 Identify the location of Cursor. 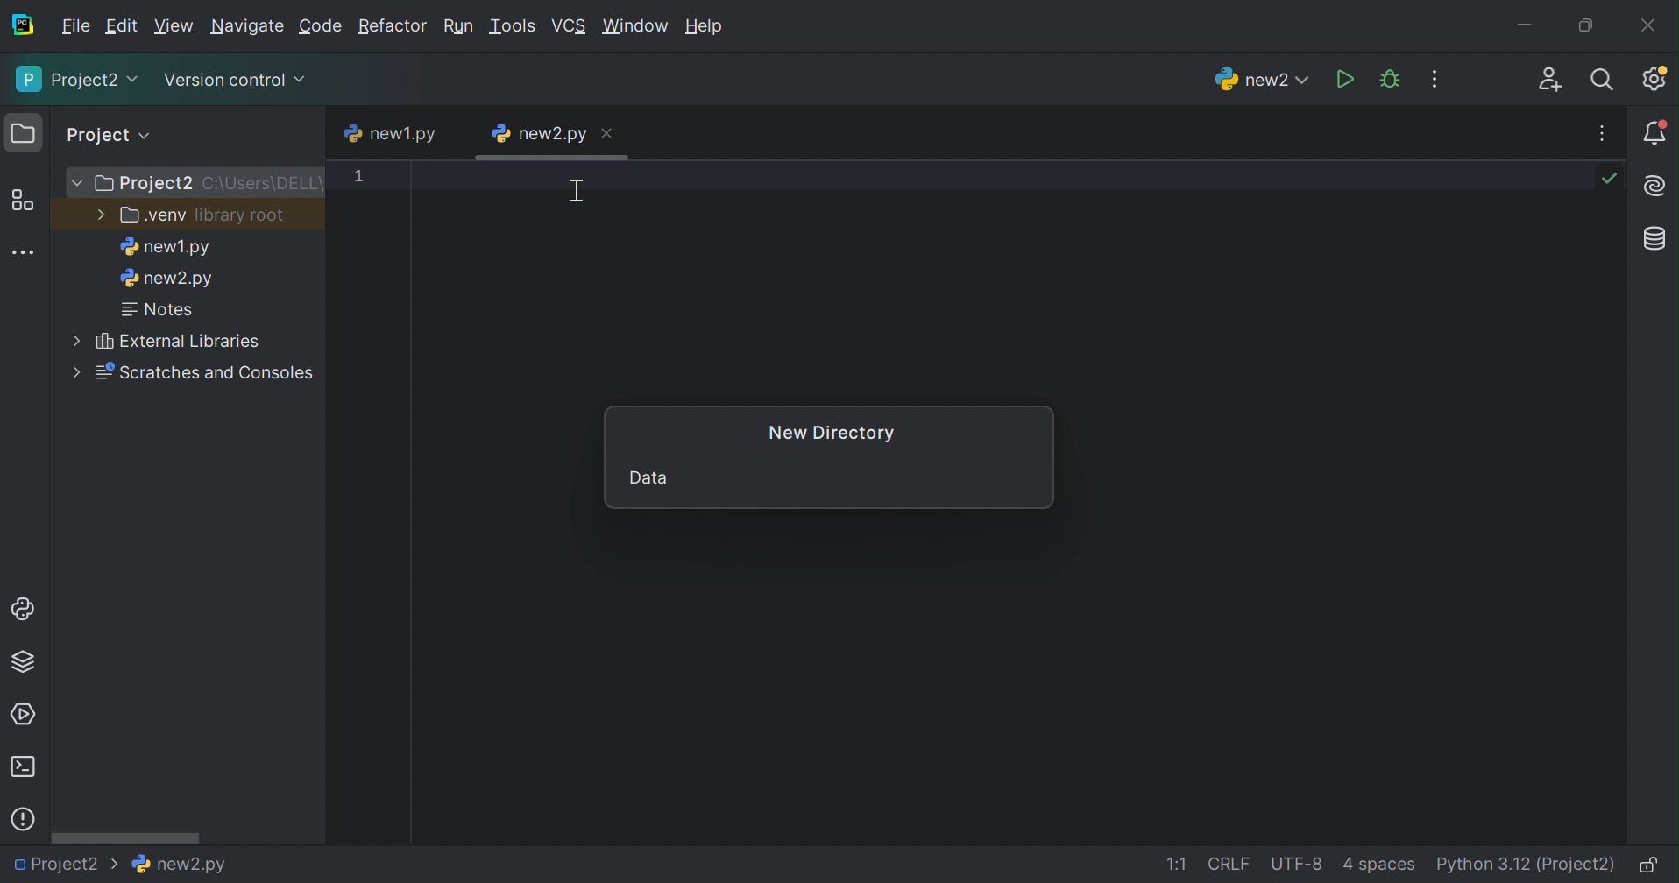
(577, 194).